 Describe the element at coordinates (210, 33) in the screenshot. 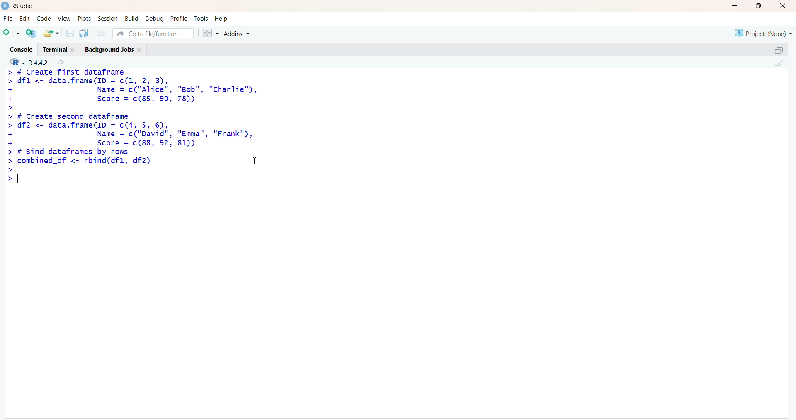

I see `workspace panes` at that location.